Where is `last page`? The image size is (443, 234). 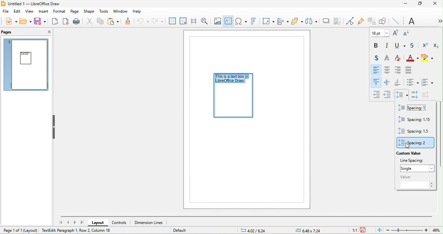 last page is located at coordinates (82, 222).